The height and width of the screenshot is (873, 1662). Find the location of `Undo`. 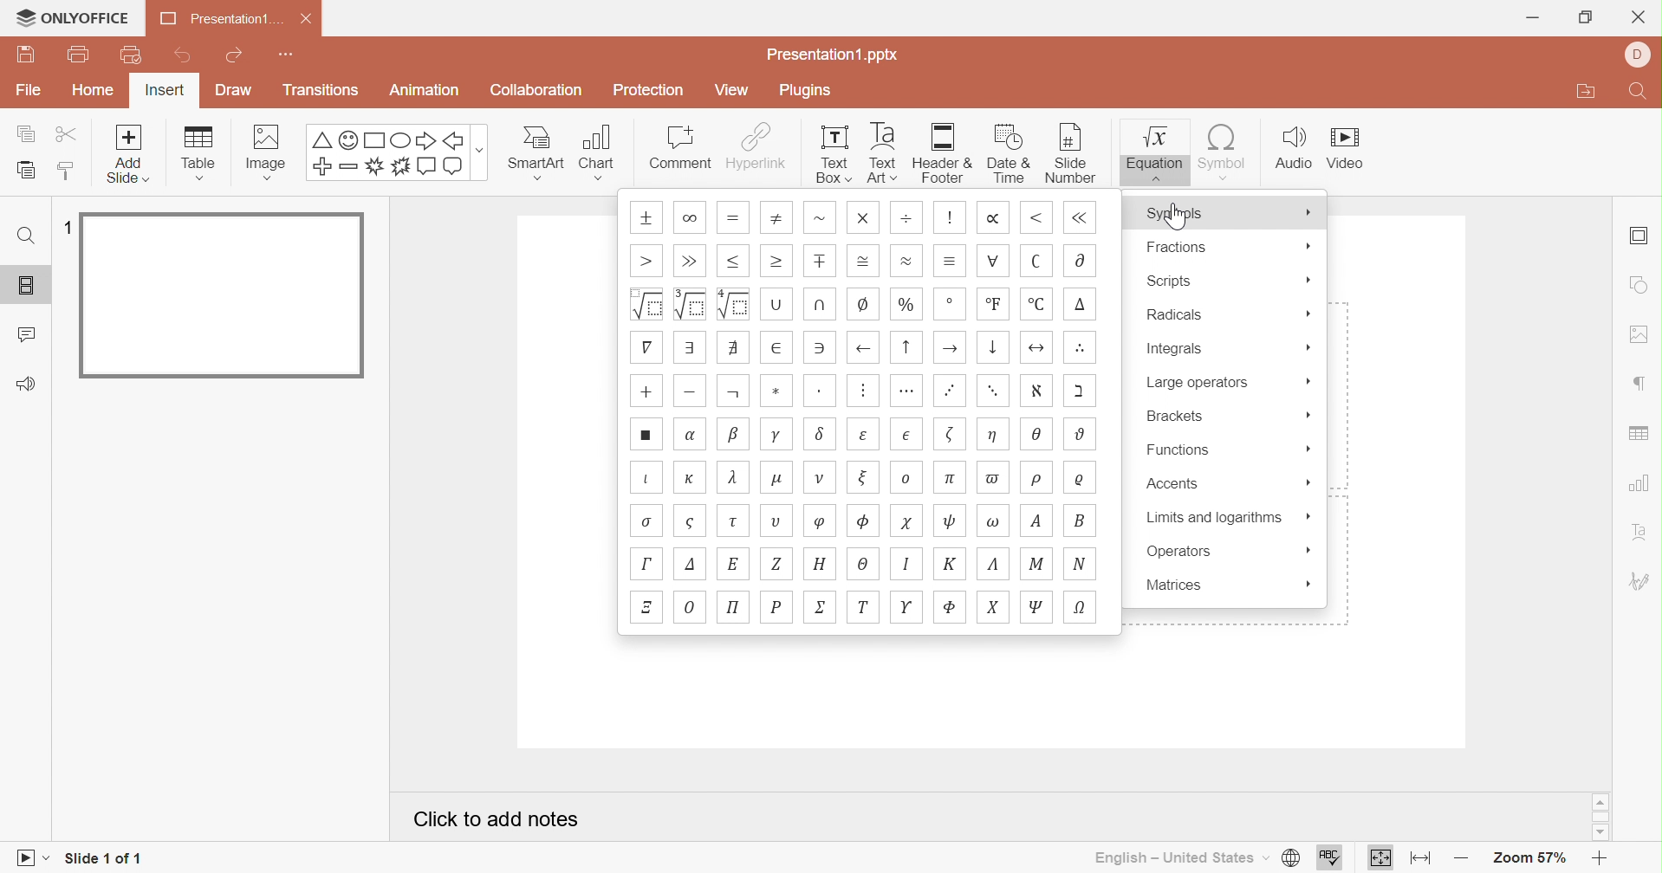

Undo is located at coordinates (184, 60).